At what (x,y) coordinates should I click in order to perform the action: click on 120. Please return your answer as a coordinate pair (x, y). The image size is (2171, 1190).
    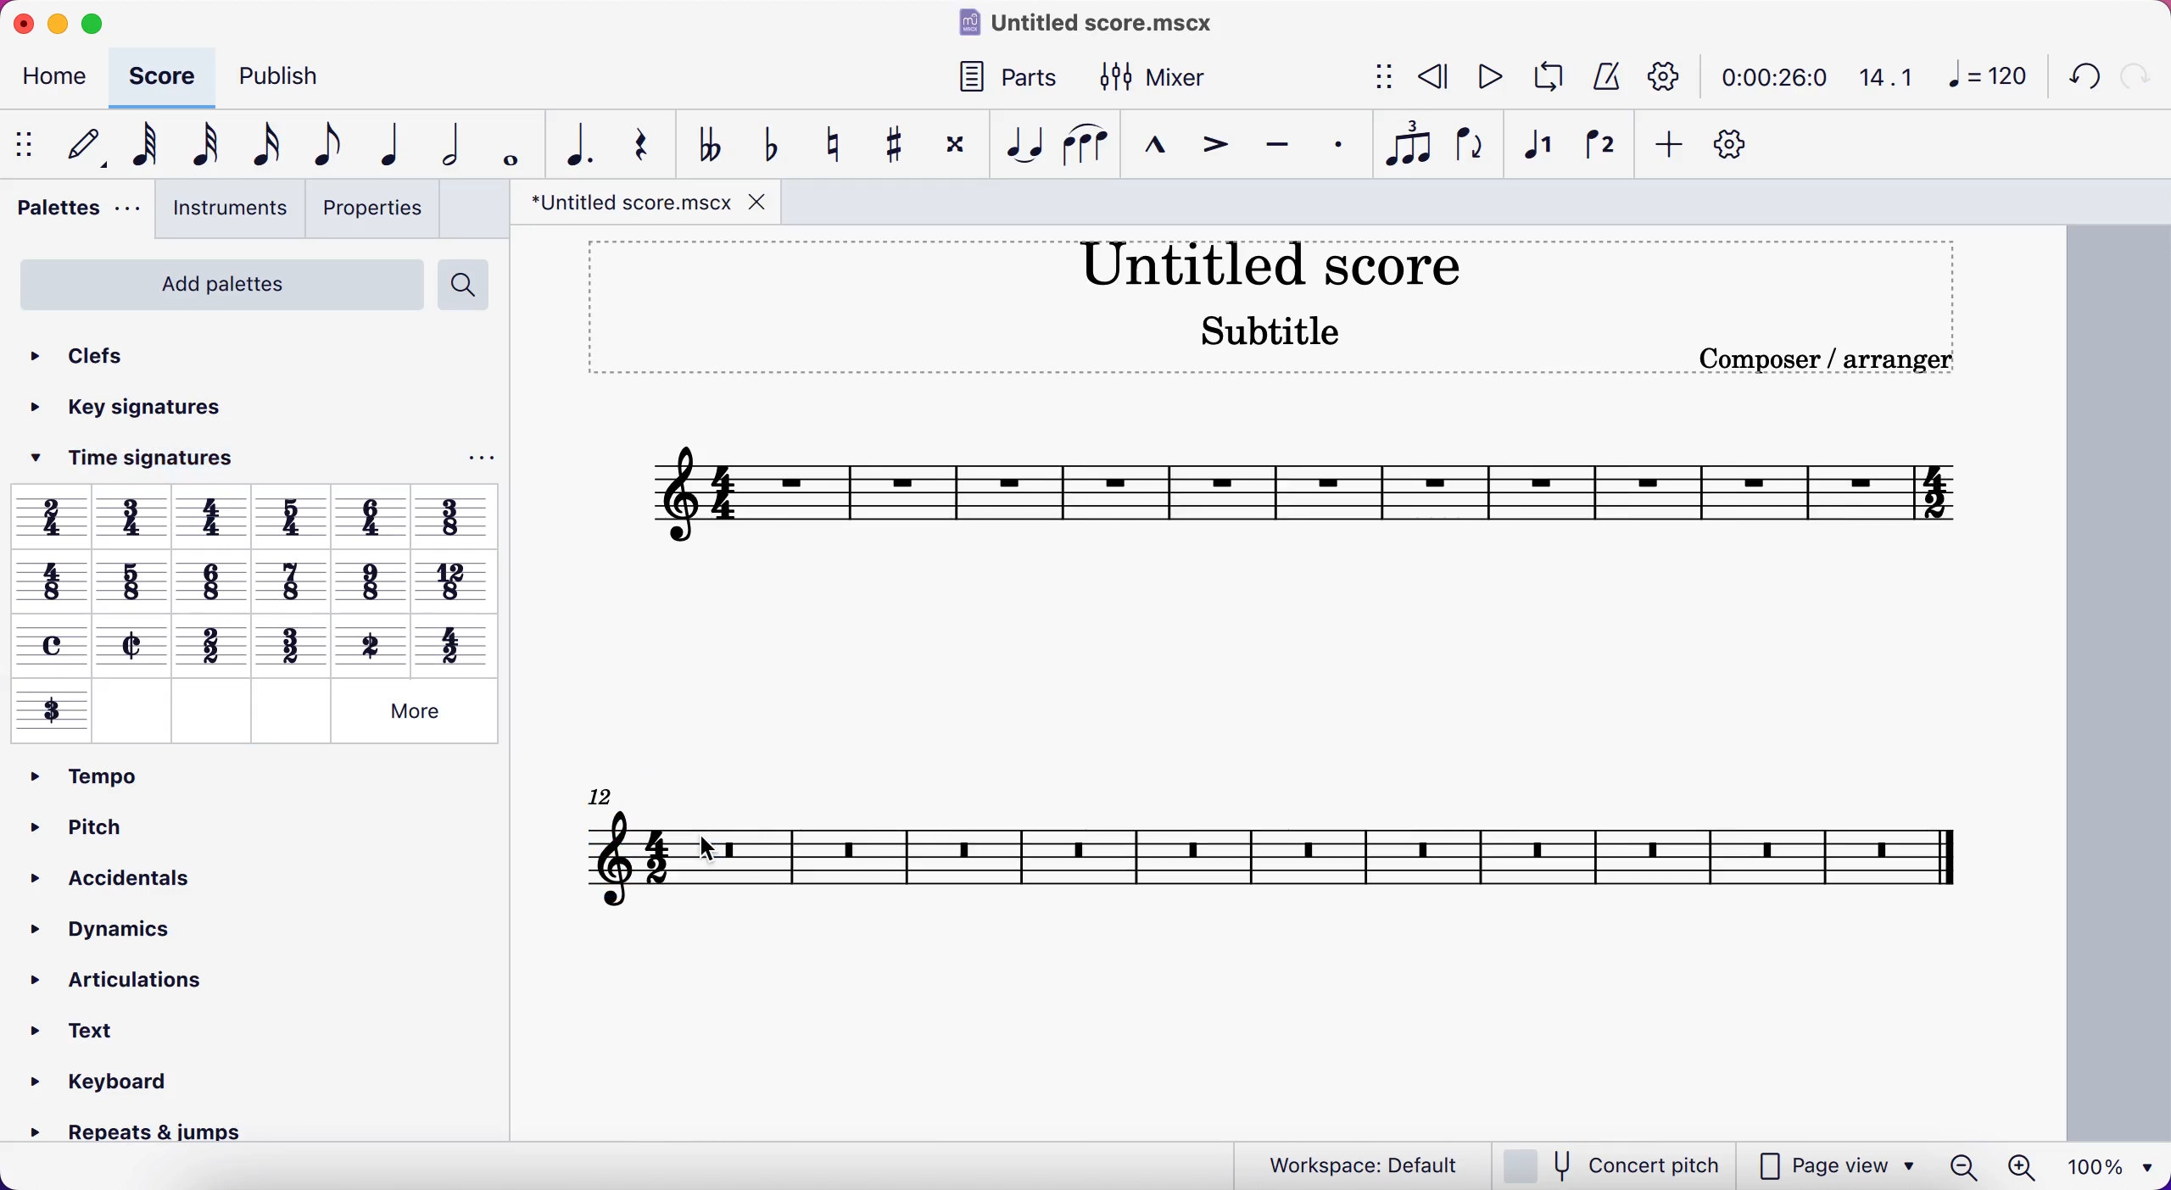
    Looking at the image, I should click on (1984, 76).